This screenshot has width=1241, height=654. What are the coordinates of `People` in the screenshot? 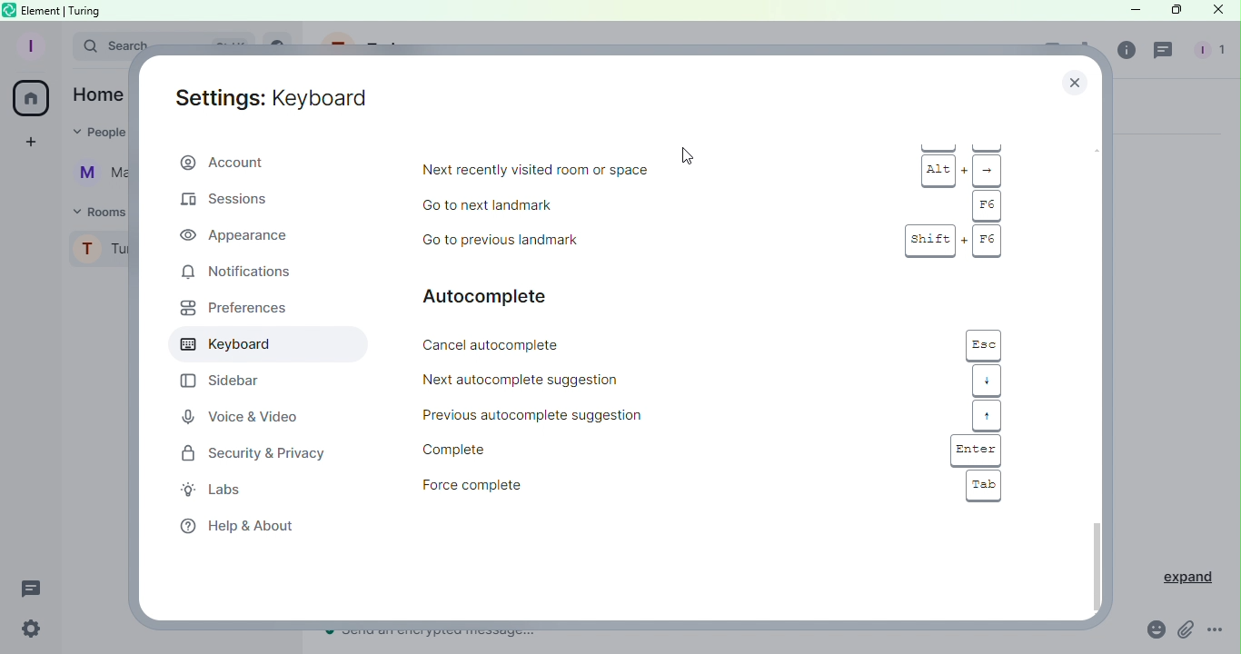 It's located at (1207, 52).